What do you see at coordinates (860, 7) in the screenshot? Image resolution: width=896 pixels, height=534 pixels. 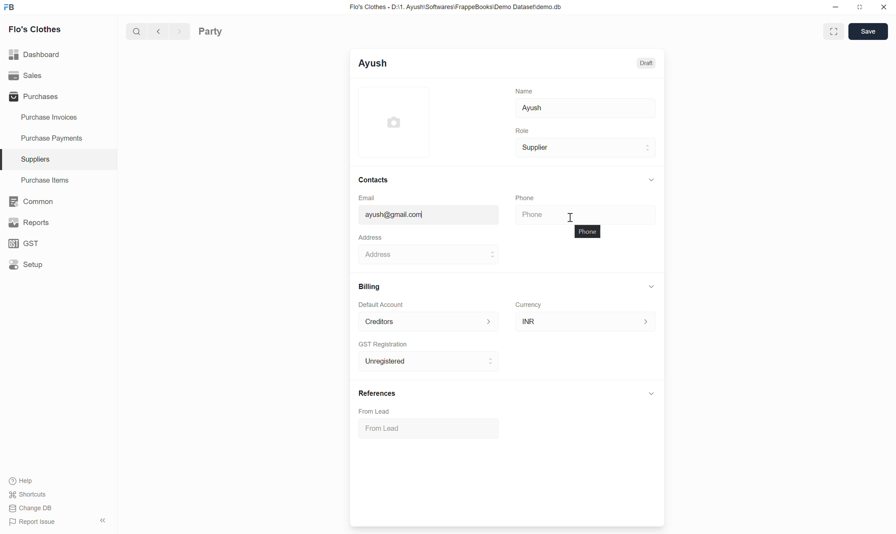 I see `Change dimension` at bounding box center [860, 7].